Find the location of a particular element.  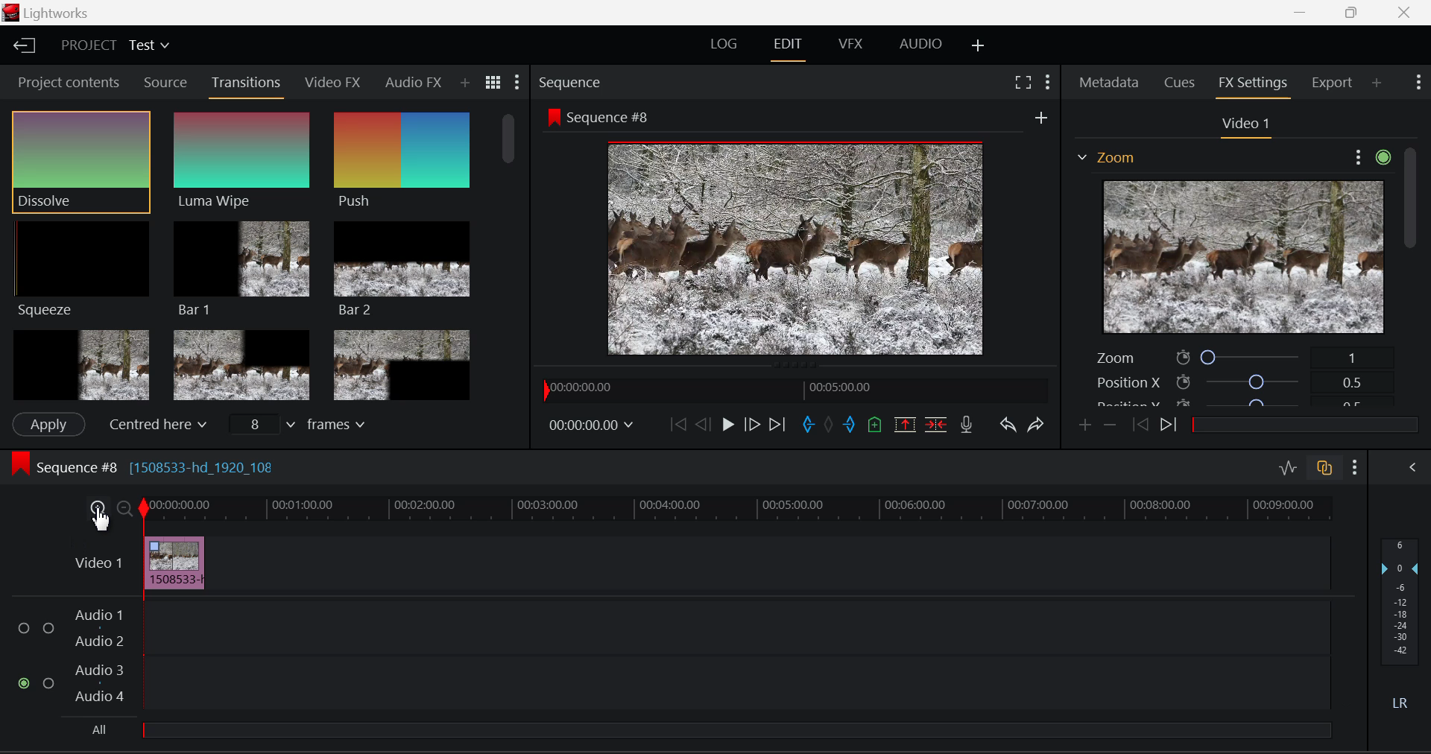

Zoom is located at coordinates (1227, 353).